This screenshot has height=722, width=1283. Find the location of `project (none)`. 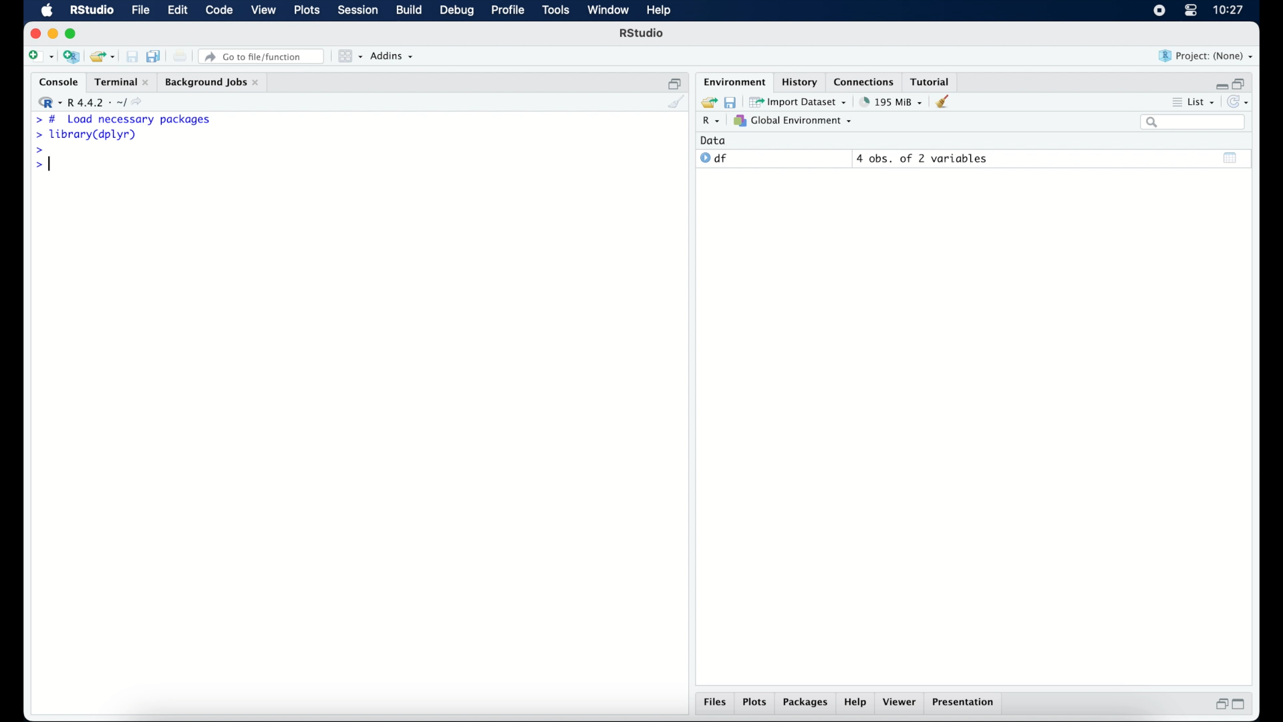

project (none) is located at coordinates (1207, 56).